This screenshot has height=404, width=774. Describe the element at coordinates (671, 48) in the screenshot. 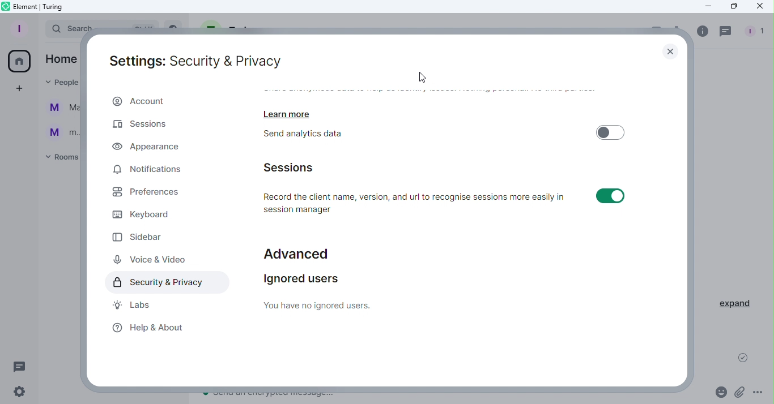

I see `Close` at that location.